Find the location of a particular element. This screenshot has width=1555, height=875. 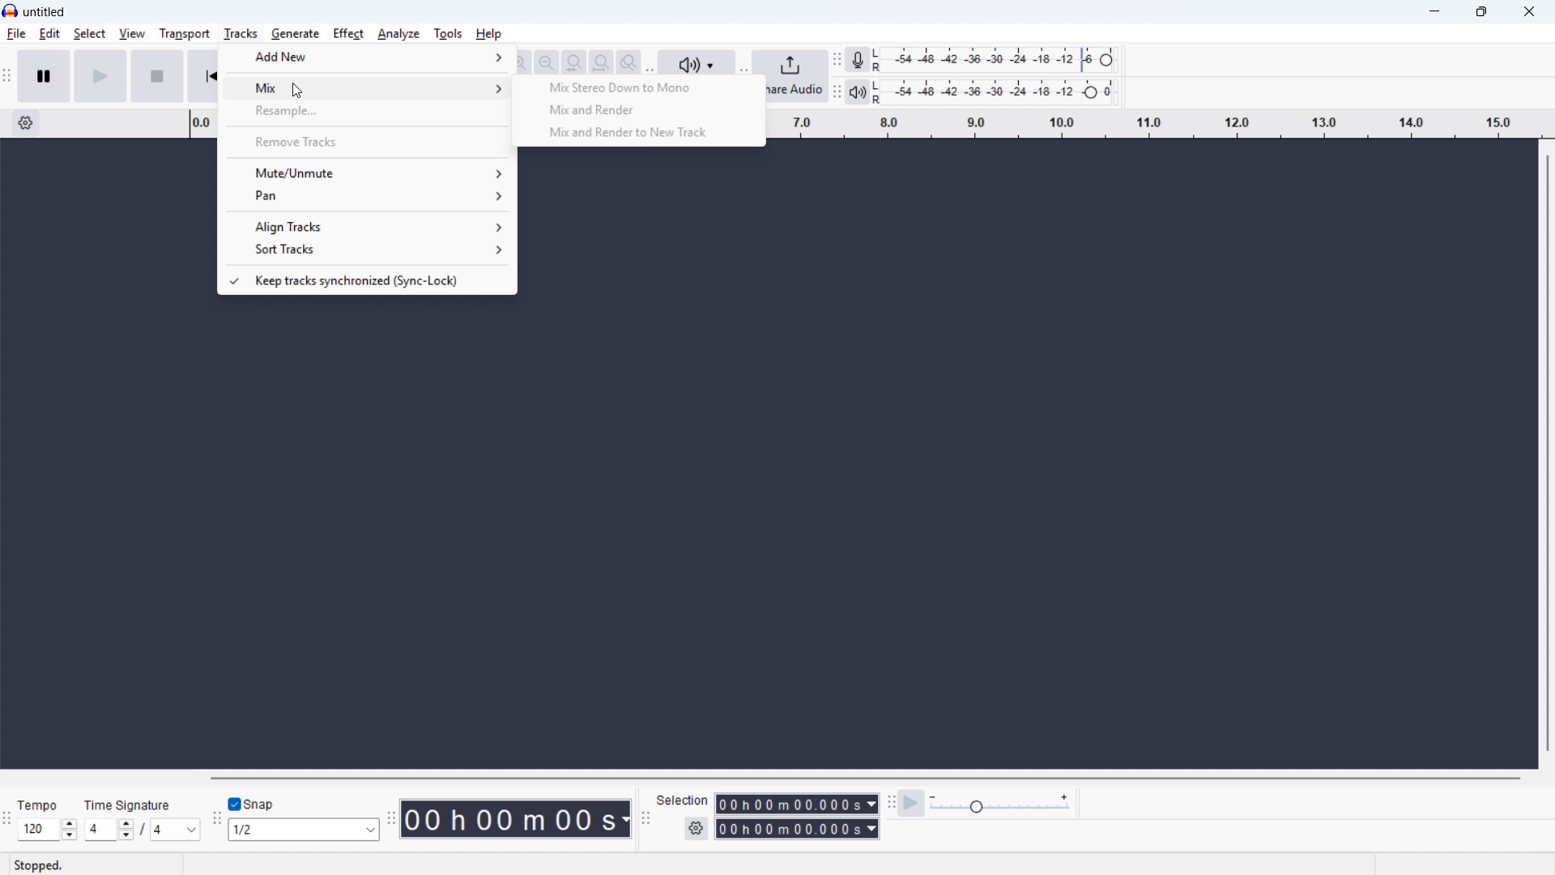

Play at speed toolbar  is located at coordinates (890, 805).